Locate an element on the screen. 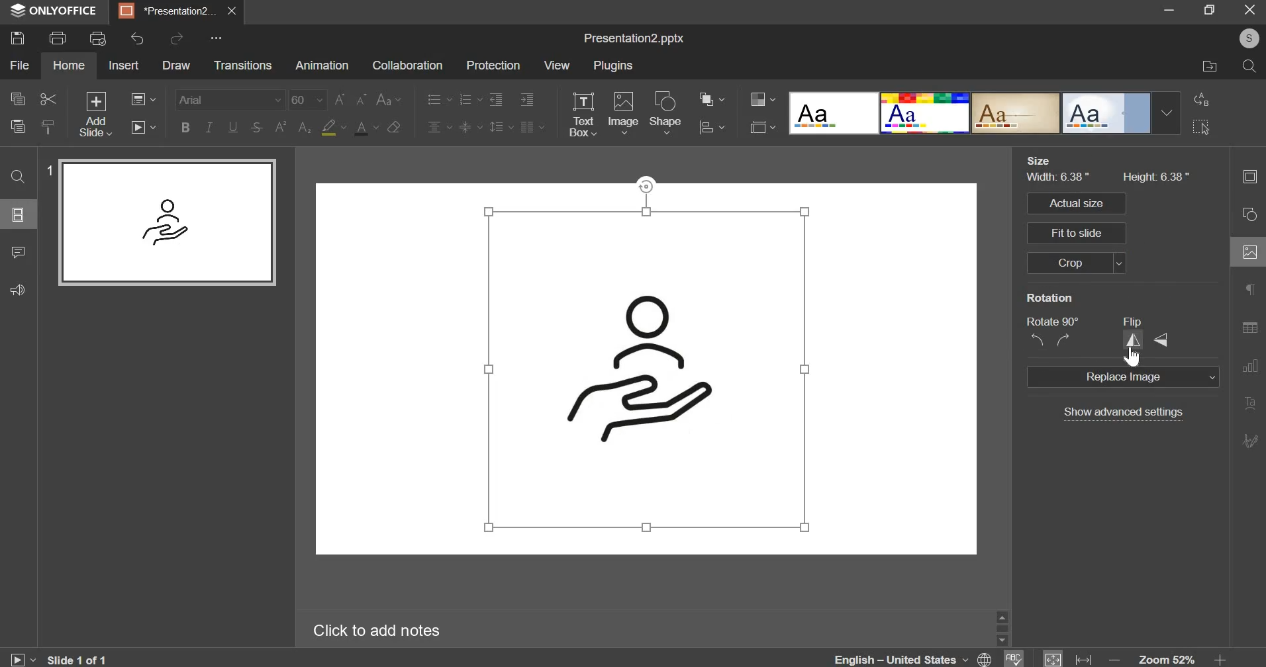  file location is located at coordinates (1208, 67).